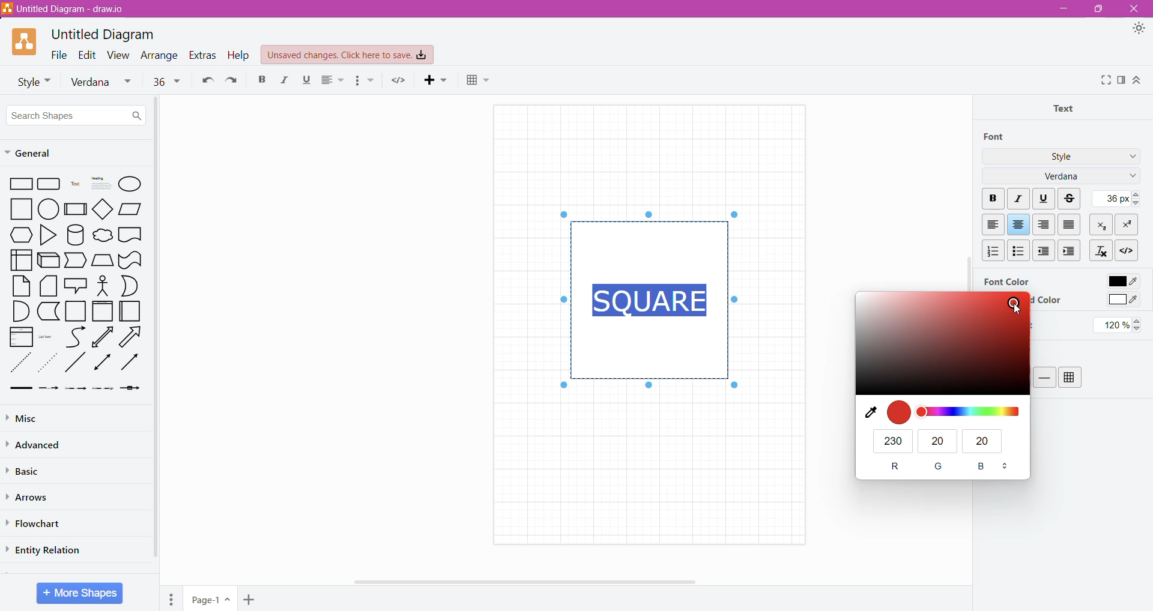 The width and height of the screenshot is (1153, 611). What do you see at coordinates (1130, 158) in the screenshot?
I see `More Styles` at bounding box center [1130, 158].